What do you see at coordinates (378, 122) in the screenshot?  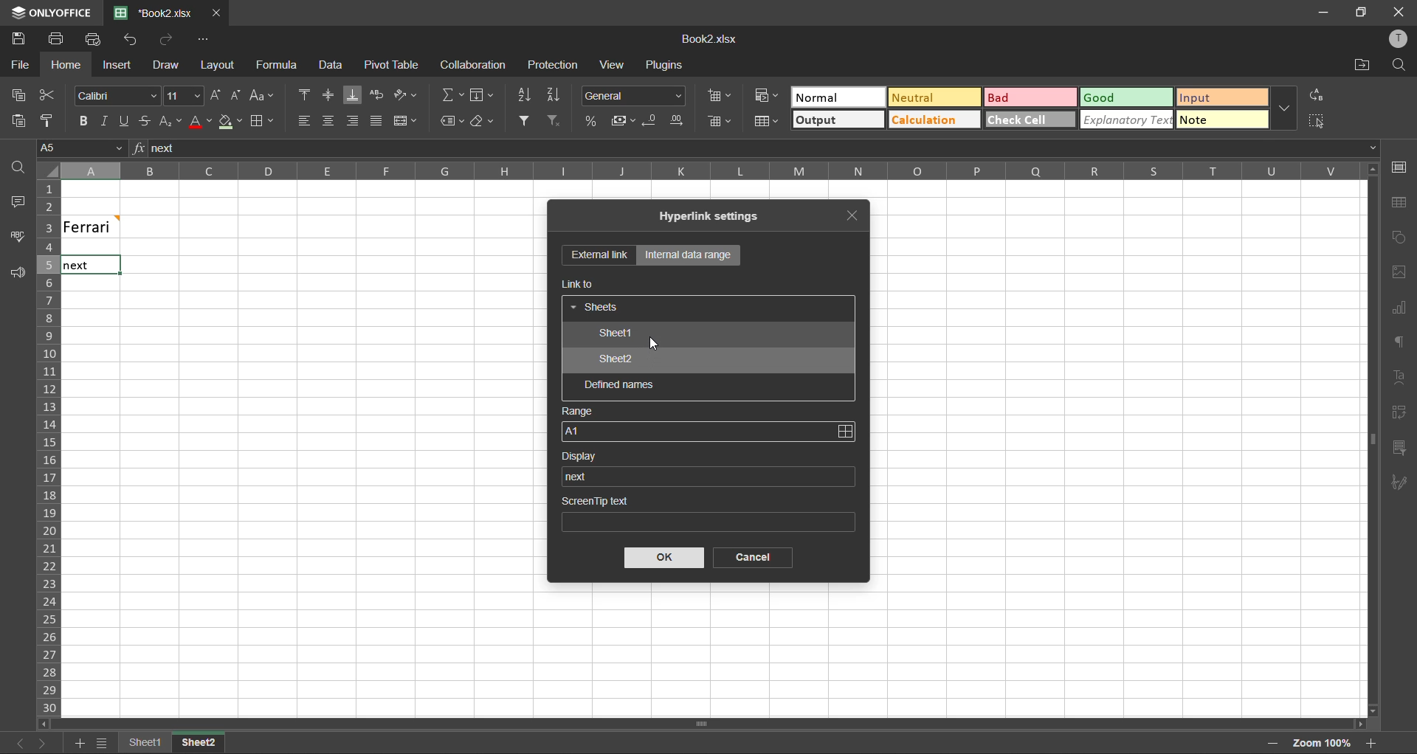 I see `justified` at bounding box center [378, 122].